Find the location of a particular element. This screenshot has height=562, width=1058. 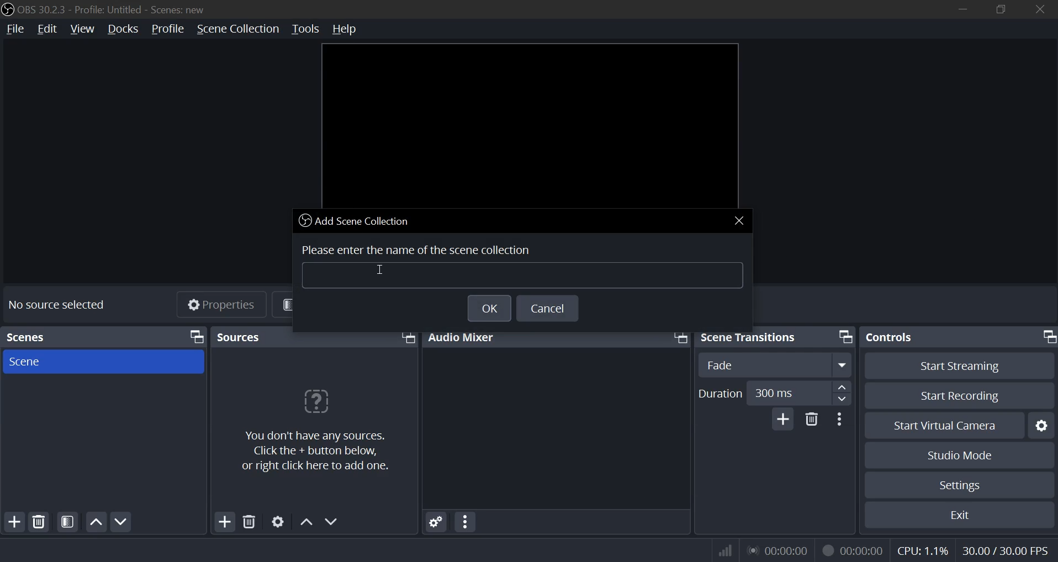

workspace is located at coordinates (528, 124).